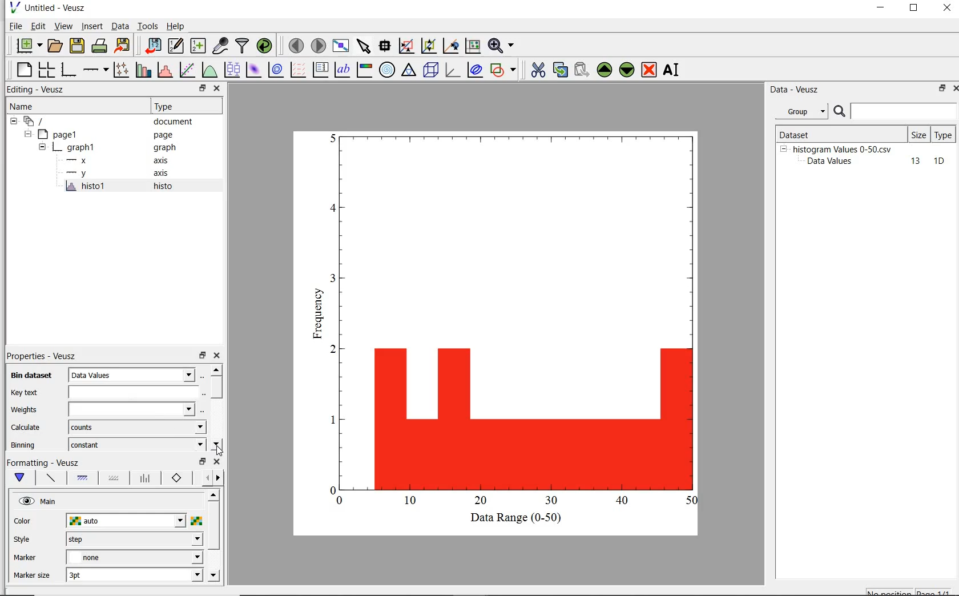 The image size is (959, 596). Describe the element at coordinates (14, 7) in the screenshot. I see `veusz logo` at that location.